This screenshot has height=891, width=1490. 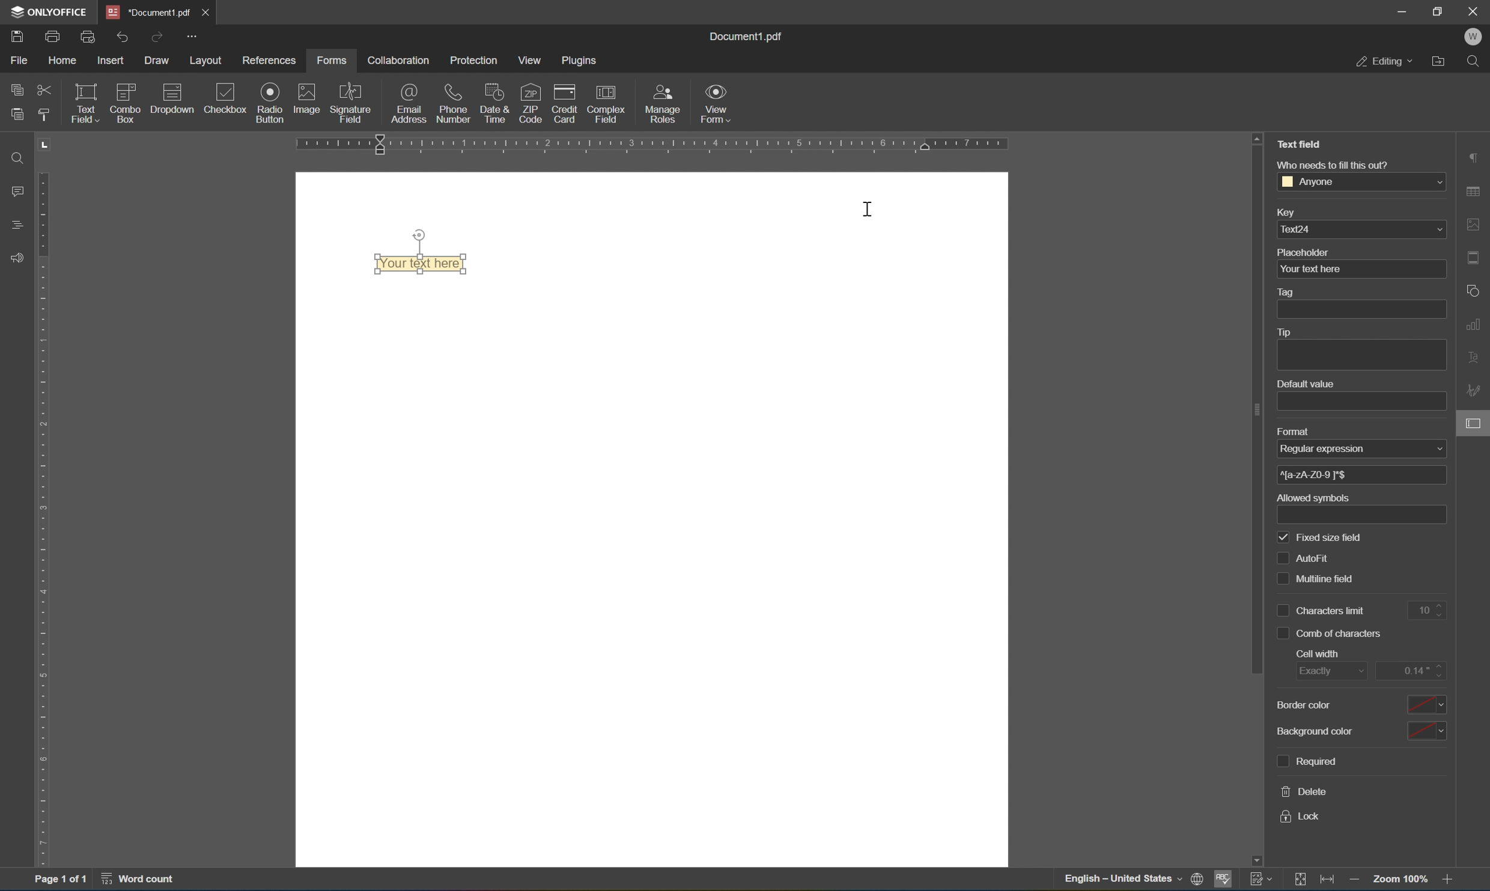 I want to click on view form, so click(x=716, y=103).